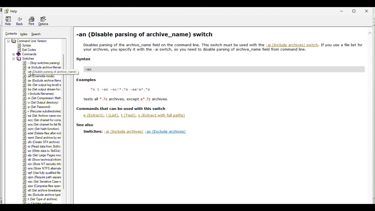 The image size is (375, 211). I want to click on Examples, so click(87, 80).